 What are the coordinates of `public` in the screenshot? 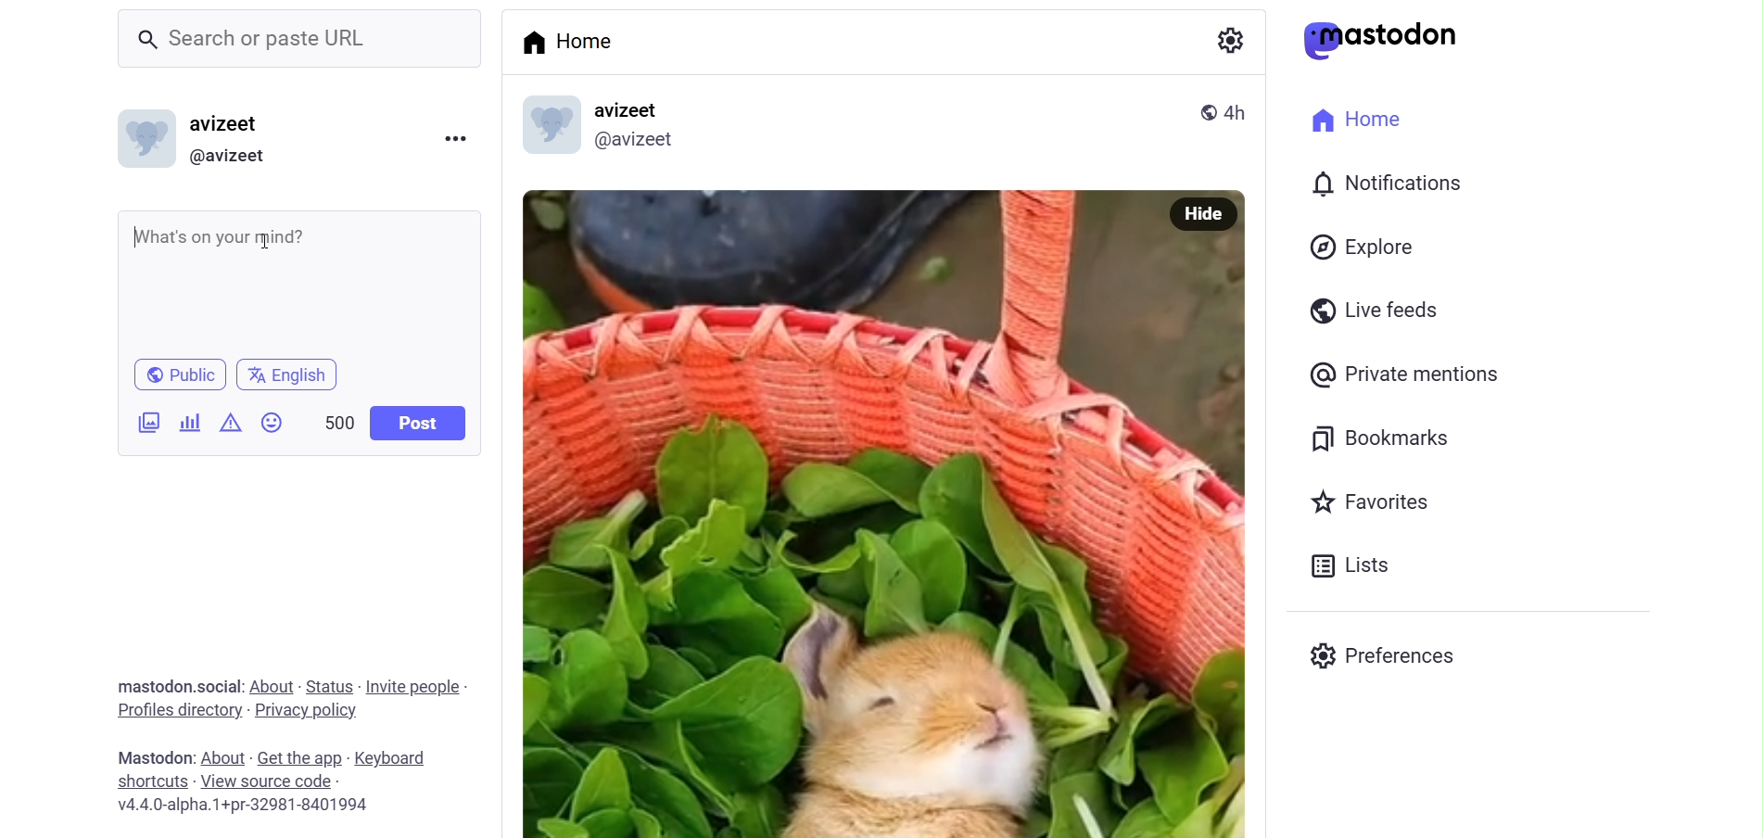 It's located at (1208, 112).